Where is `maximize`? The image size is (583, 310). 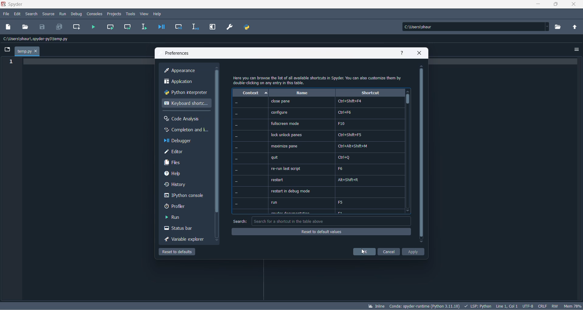
maximize is located at coordinates (556, 5).